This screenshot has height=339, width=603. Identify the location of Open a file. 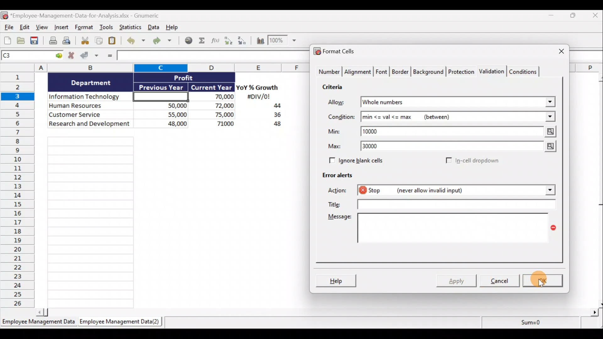
(21, 41).